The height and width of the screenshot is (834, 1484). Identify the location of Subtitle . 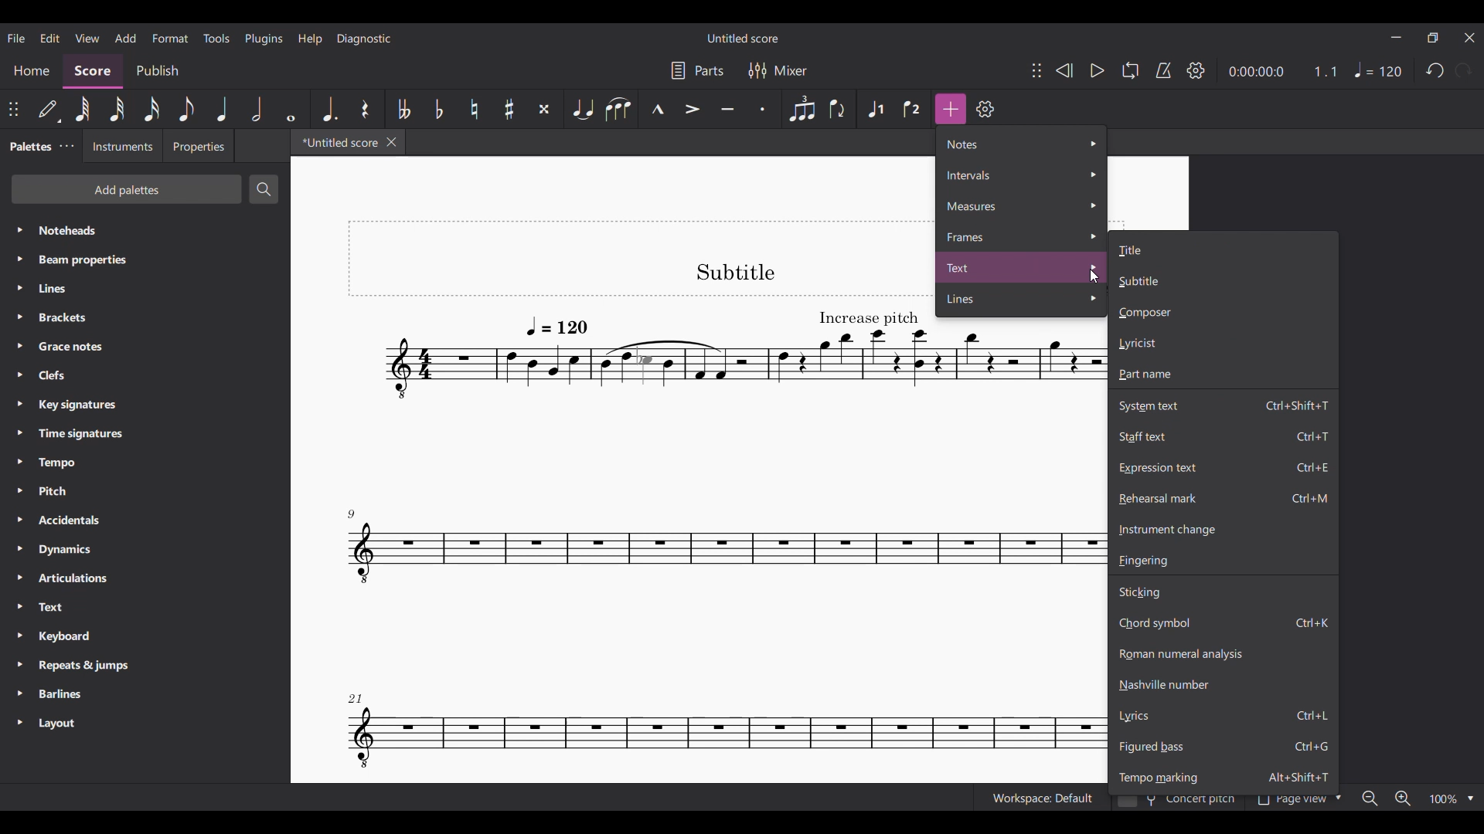
(1222, 281).